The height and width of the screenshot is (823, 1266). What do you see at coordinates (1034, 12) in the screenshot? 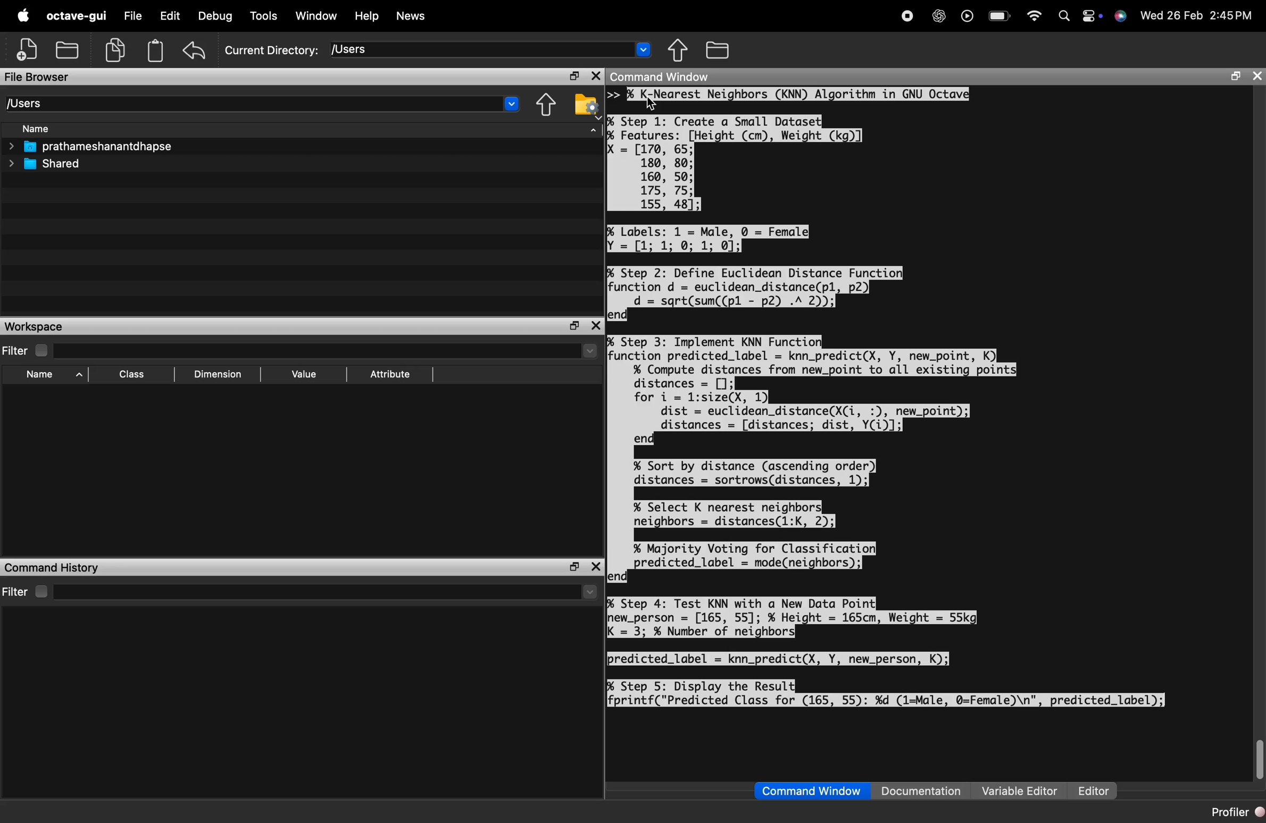
I see `wifi` at bounding box center [1034, 12].